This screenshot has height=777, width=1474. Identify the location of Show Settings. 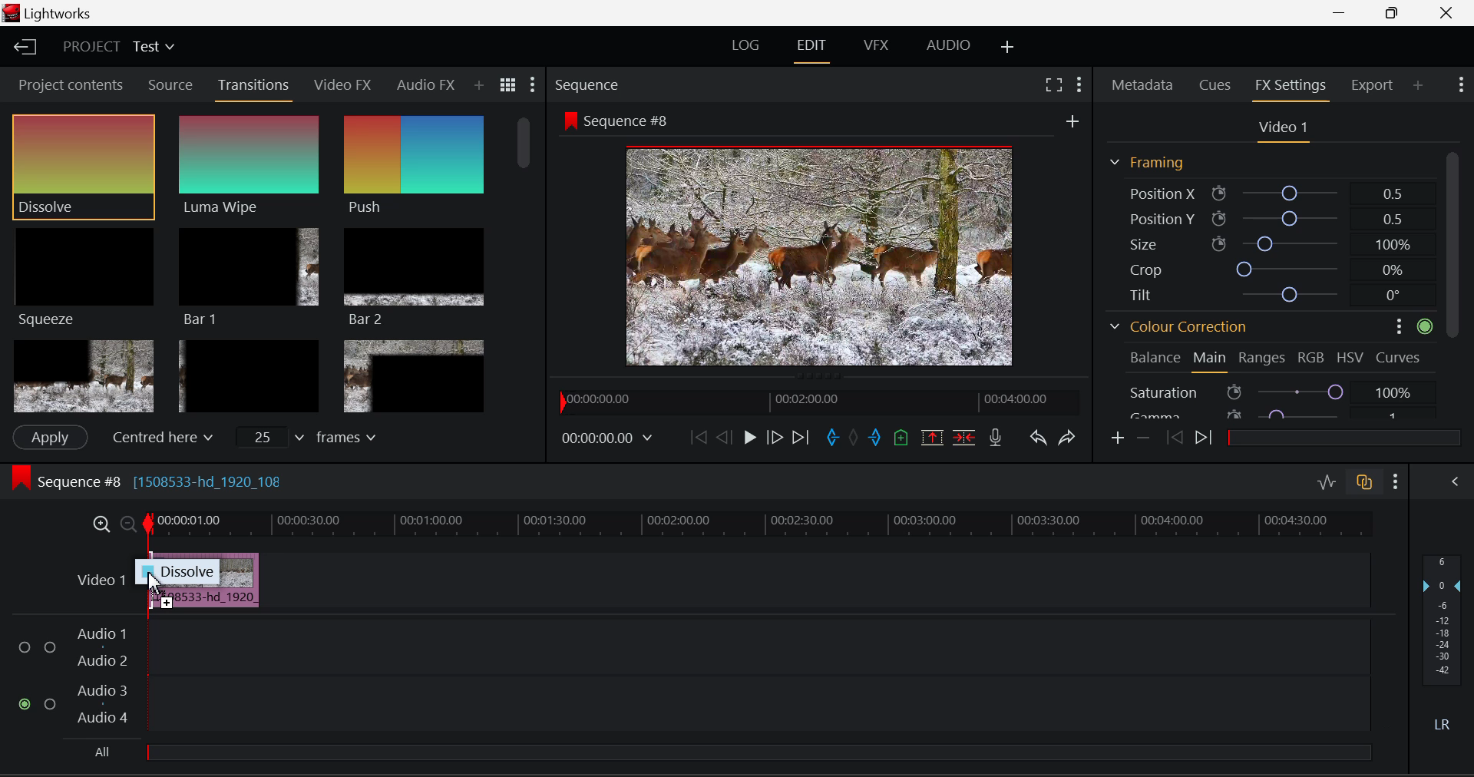
(1078, 85).